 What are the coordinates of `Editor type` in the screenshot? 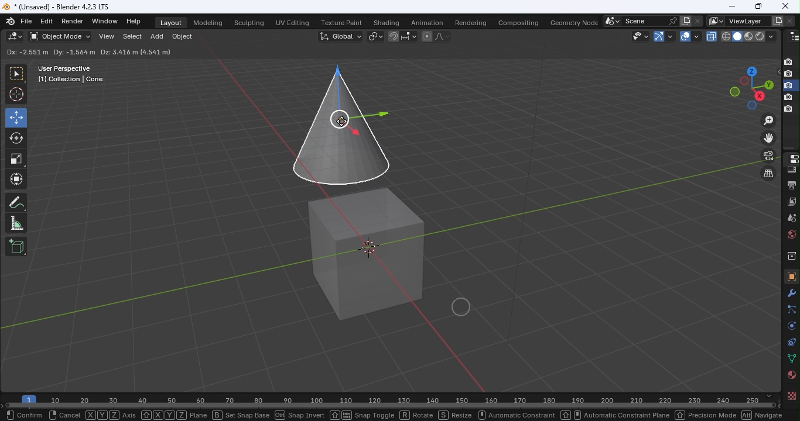 It's located at (794, 35).